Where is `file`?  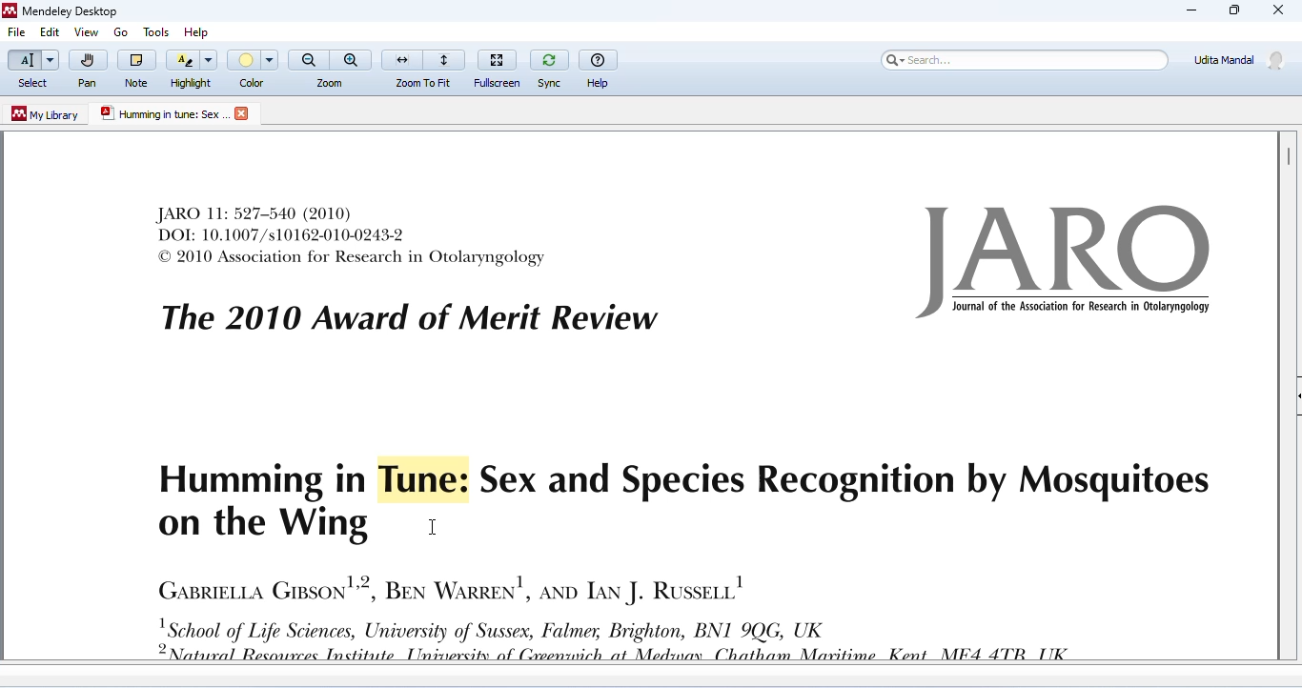 file is located at coordinates (17, 33).